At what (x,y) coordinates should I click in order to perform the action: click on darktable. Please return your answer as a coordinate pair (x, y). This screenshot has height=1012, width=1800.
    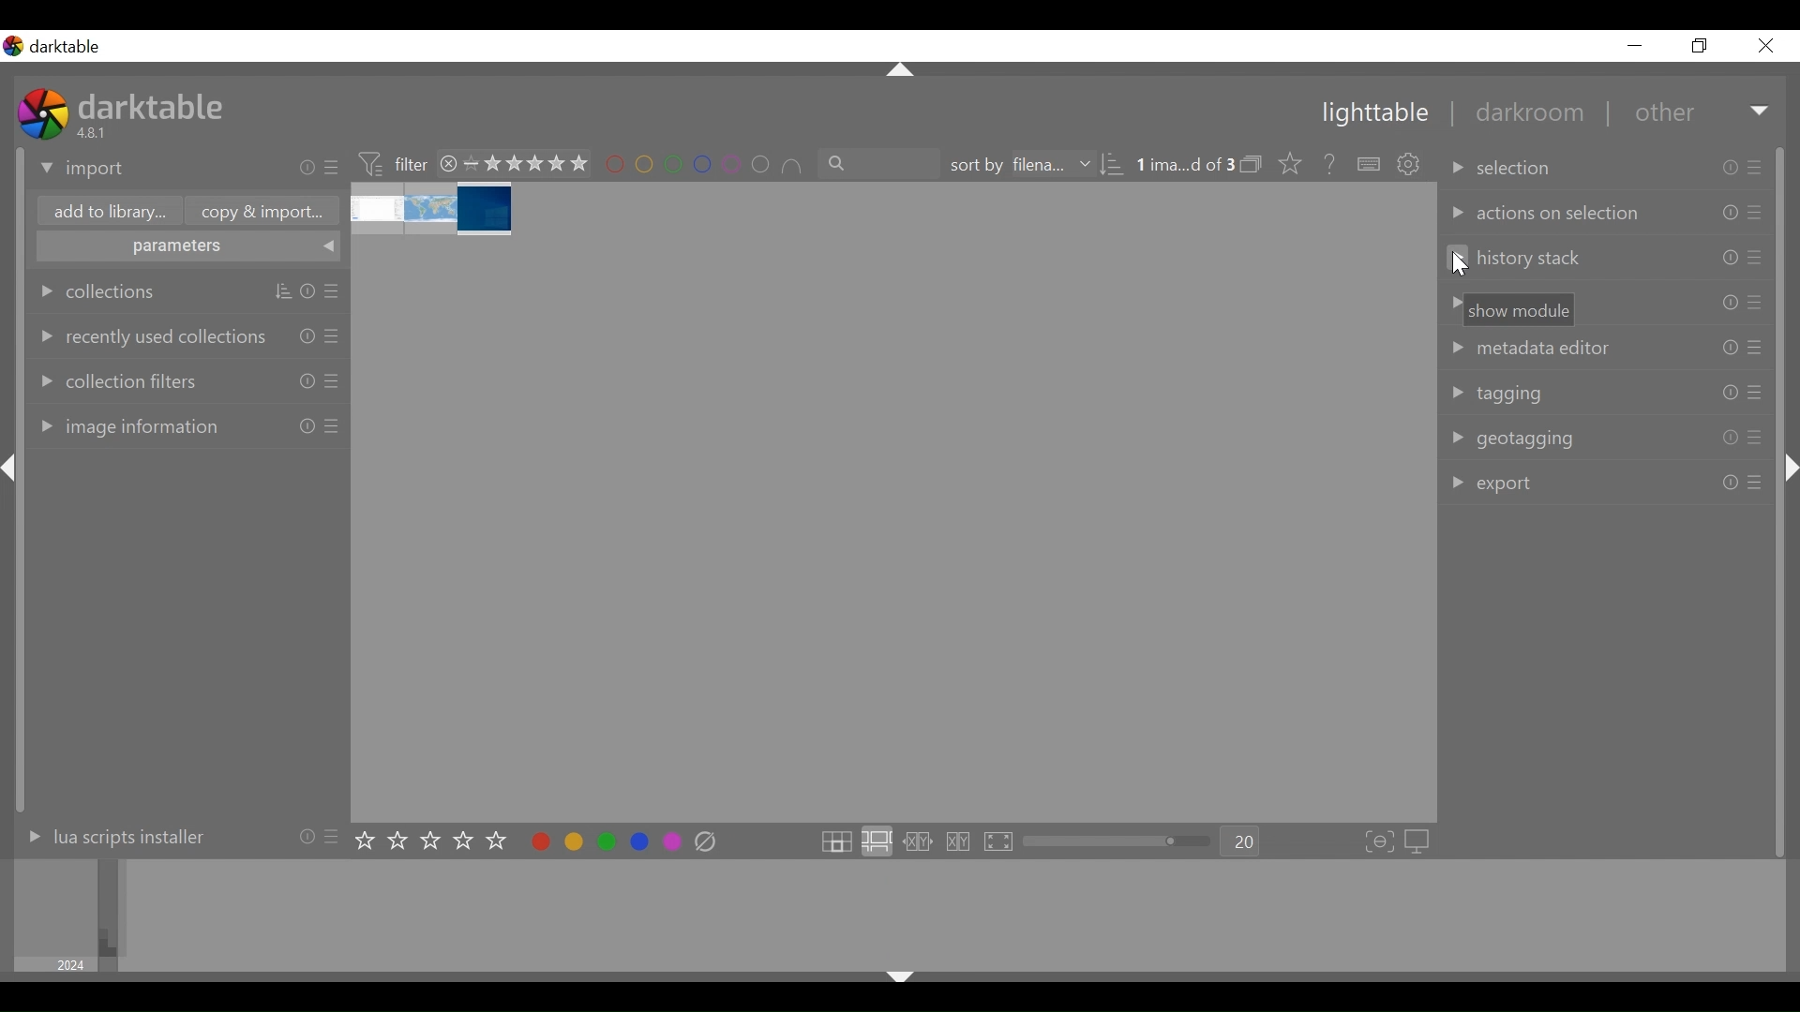
    Looking at the image, I should click on (155, 105).